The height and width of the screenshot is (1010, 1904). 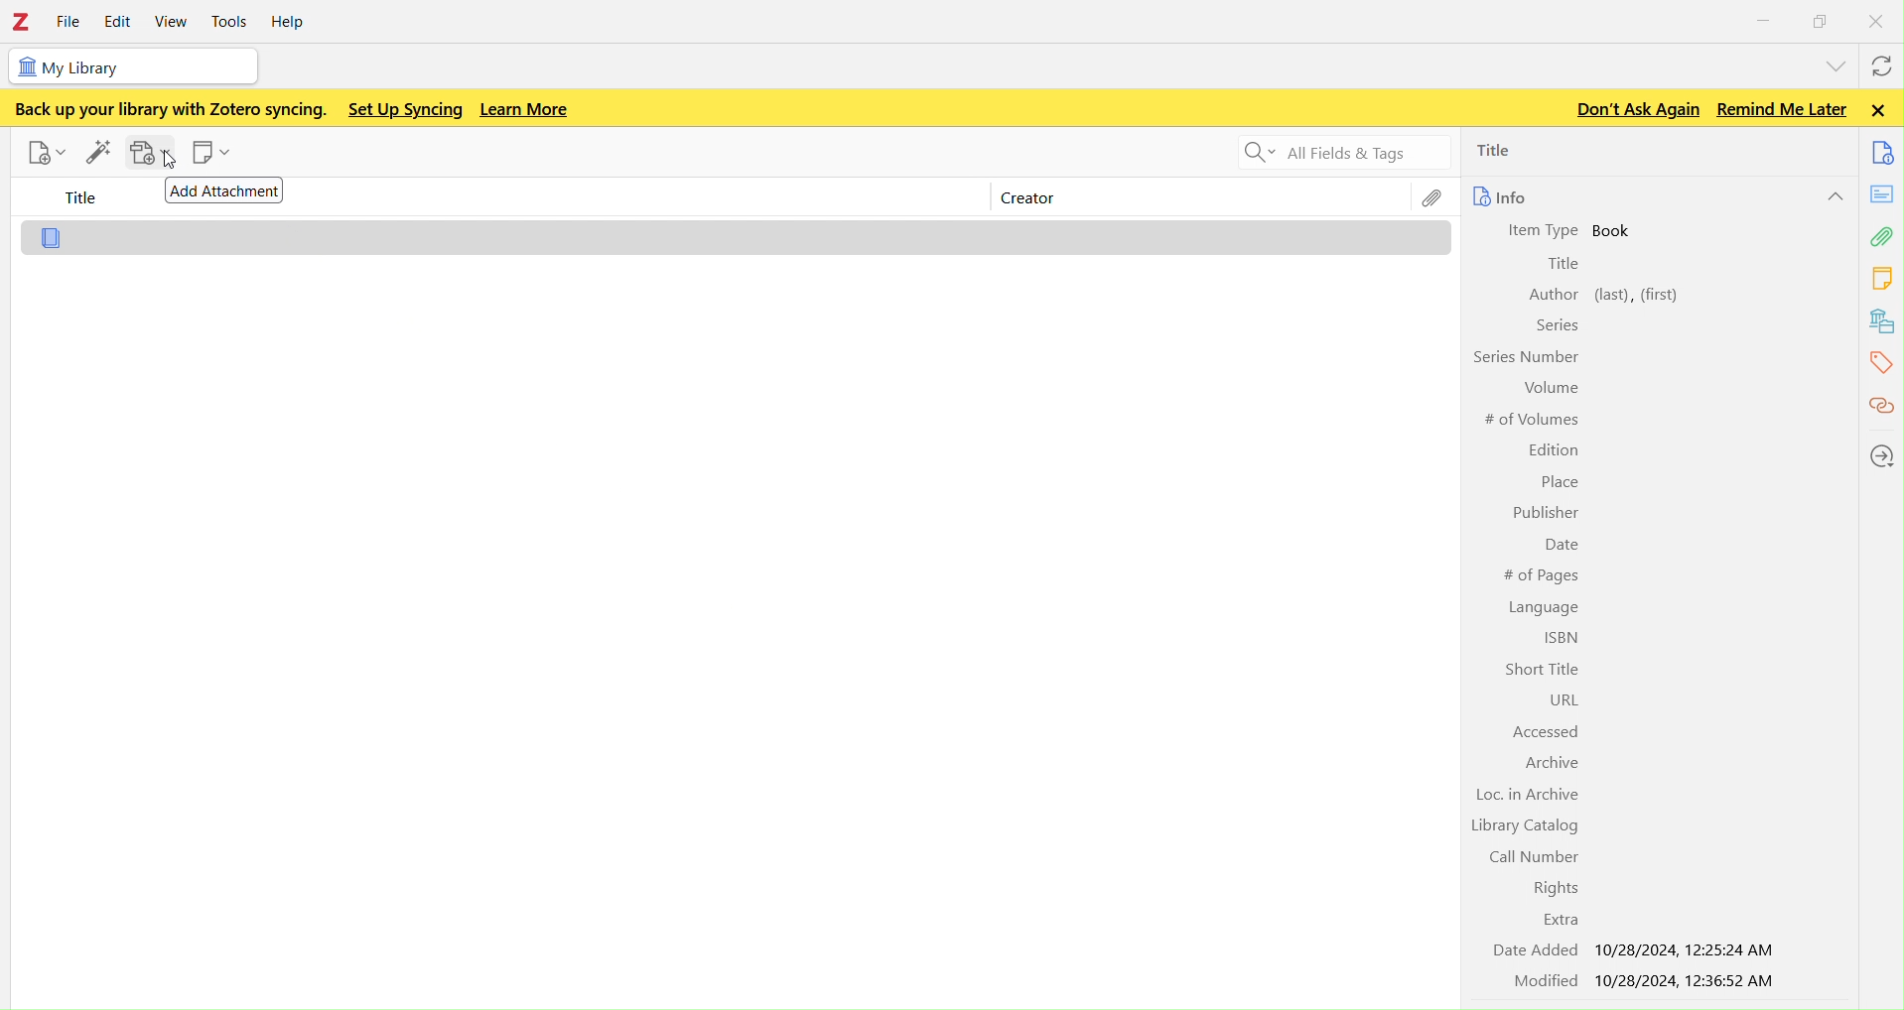 What do you see at coordinates (1529, 418) in the screenshot?
I see `# of Volumes` at bounding box center [1529, 418].